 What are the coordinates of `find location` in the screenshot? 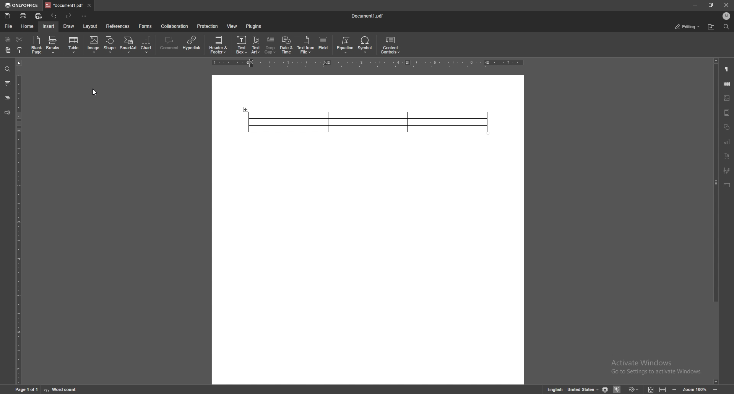 It's located at (711, 27).